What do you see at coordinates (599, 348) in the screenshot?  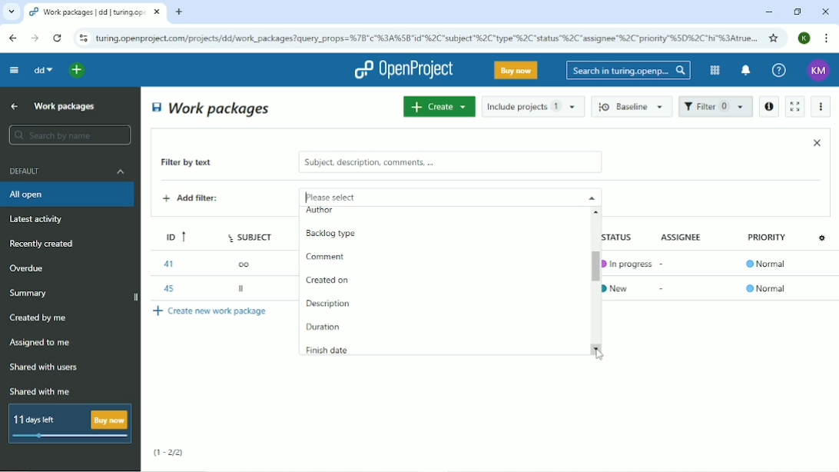 I see `scroll down` at bounding box center [599, 348].